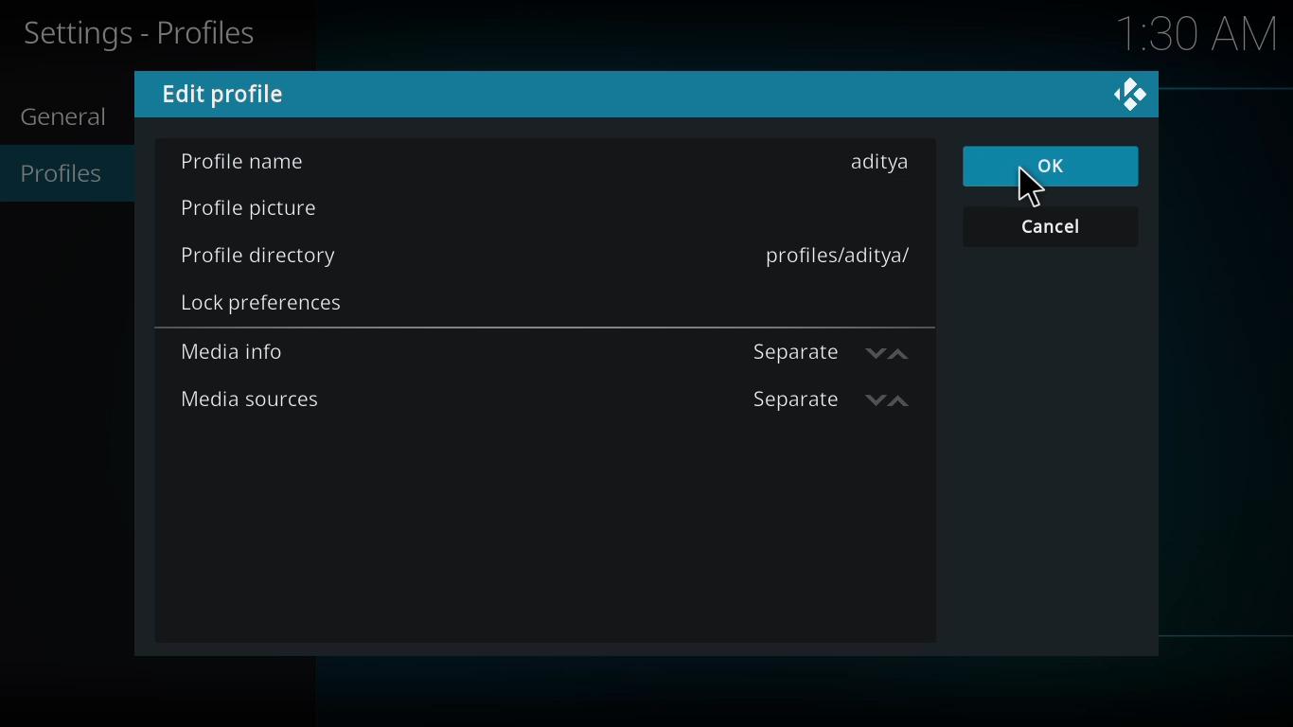 The image size is (1293, 727). What do you see at coordinates (906, 402) in the screenshot?
I see `navigation` at bounding box center [906, 402].